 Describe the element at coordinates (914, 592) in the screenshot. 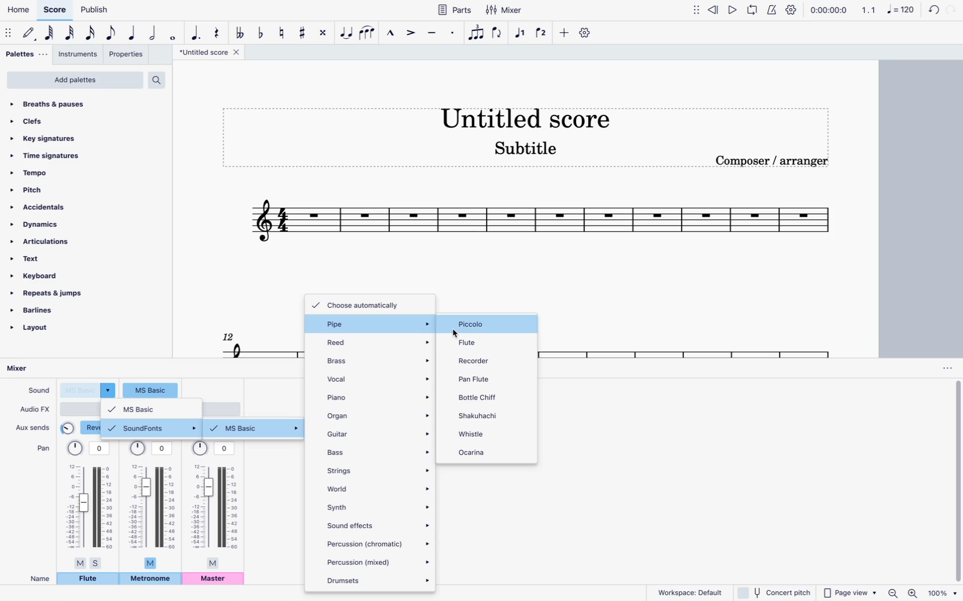

I see `zoom in` at that location.